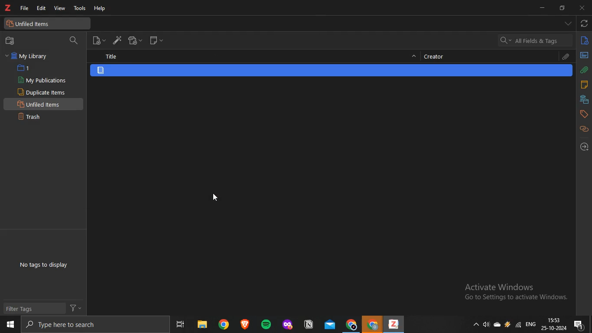 This screenshot has width=592, height=333. I want to click on new item, so click(99, 39).